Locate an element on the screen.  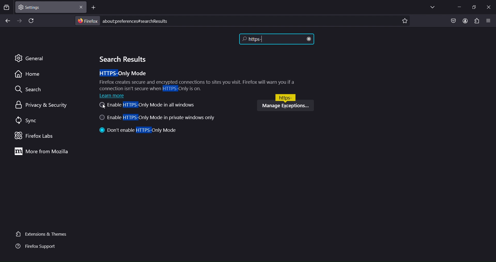
search results is located at coordinates (122, 59).